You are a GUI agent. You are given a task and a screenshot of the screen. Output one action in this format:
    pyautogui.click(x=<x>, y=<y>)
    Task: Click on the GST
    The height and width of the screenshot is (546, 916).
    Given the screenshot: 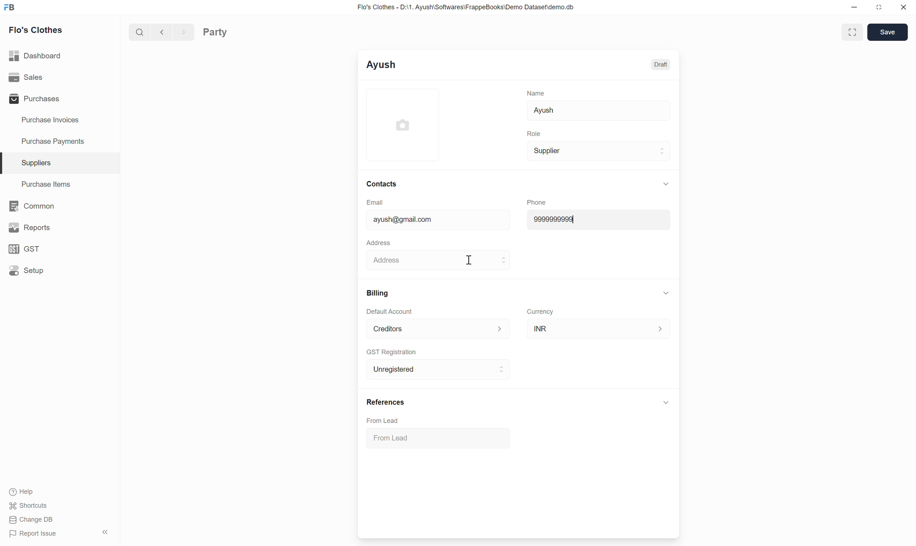 What is the action you would take?
    pyautogui.click(x=59, y=249)
    